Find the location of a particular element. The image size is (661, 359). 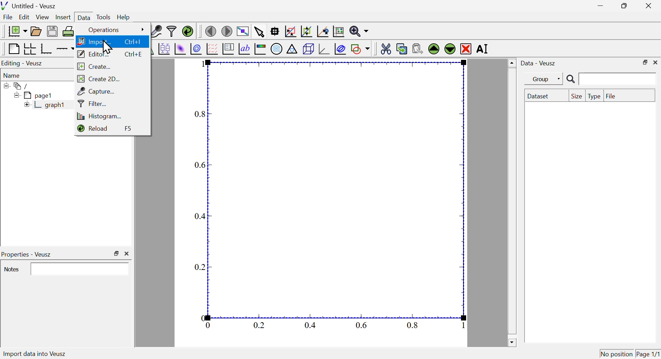

rest graph axes is located at coordinates (338, 32).